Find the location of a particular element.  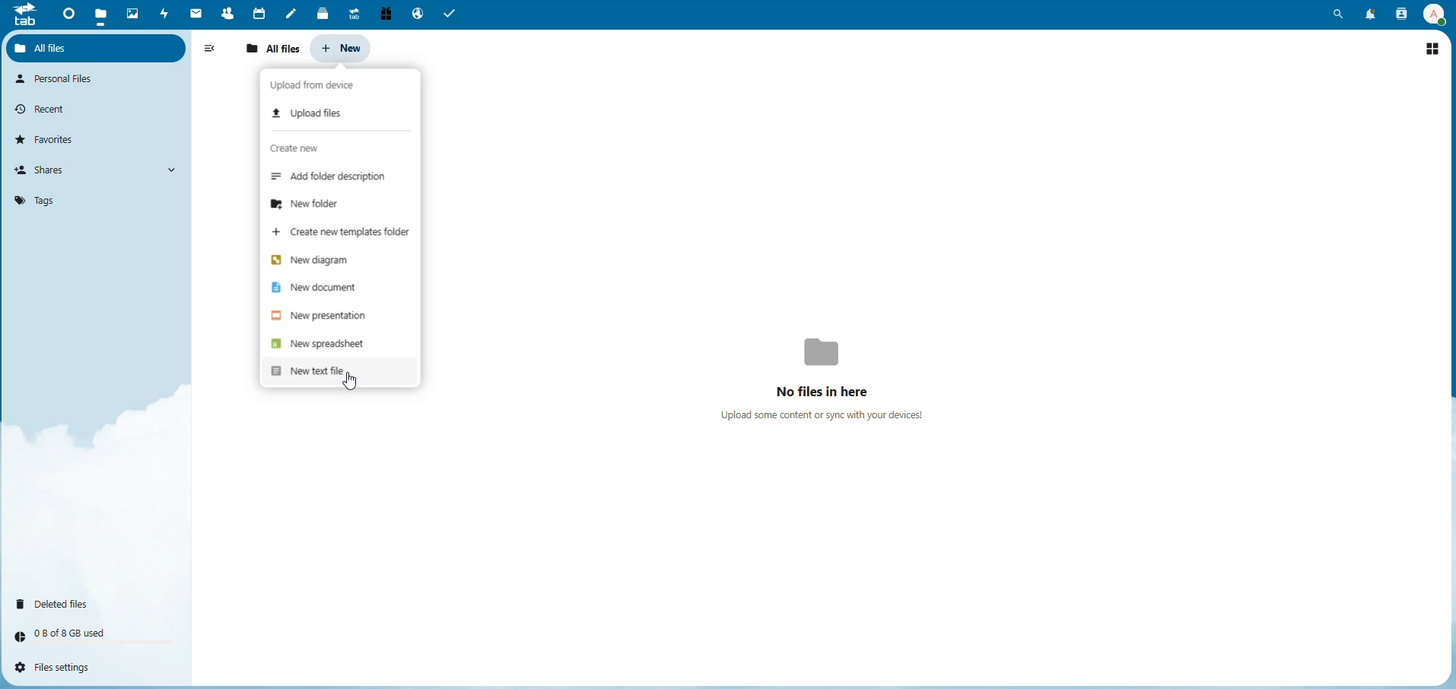

opdate is located at coordinates (312, 110).